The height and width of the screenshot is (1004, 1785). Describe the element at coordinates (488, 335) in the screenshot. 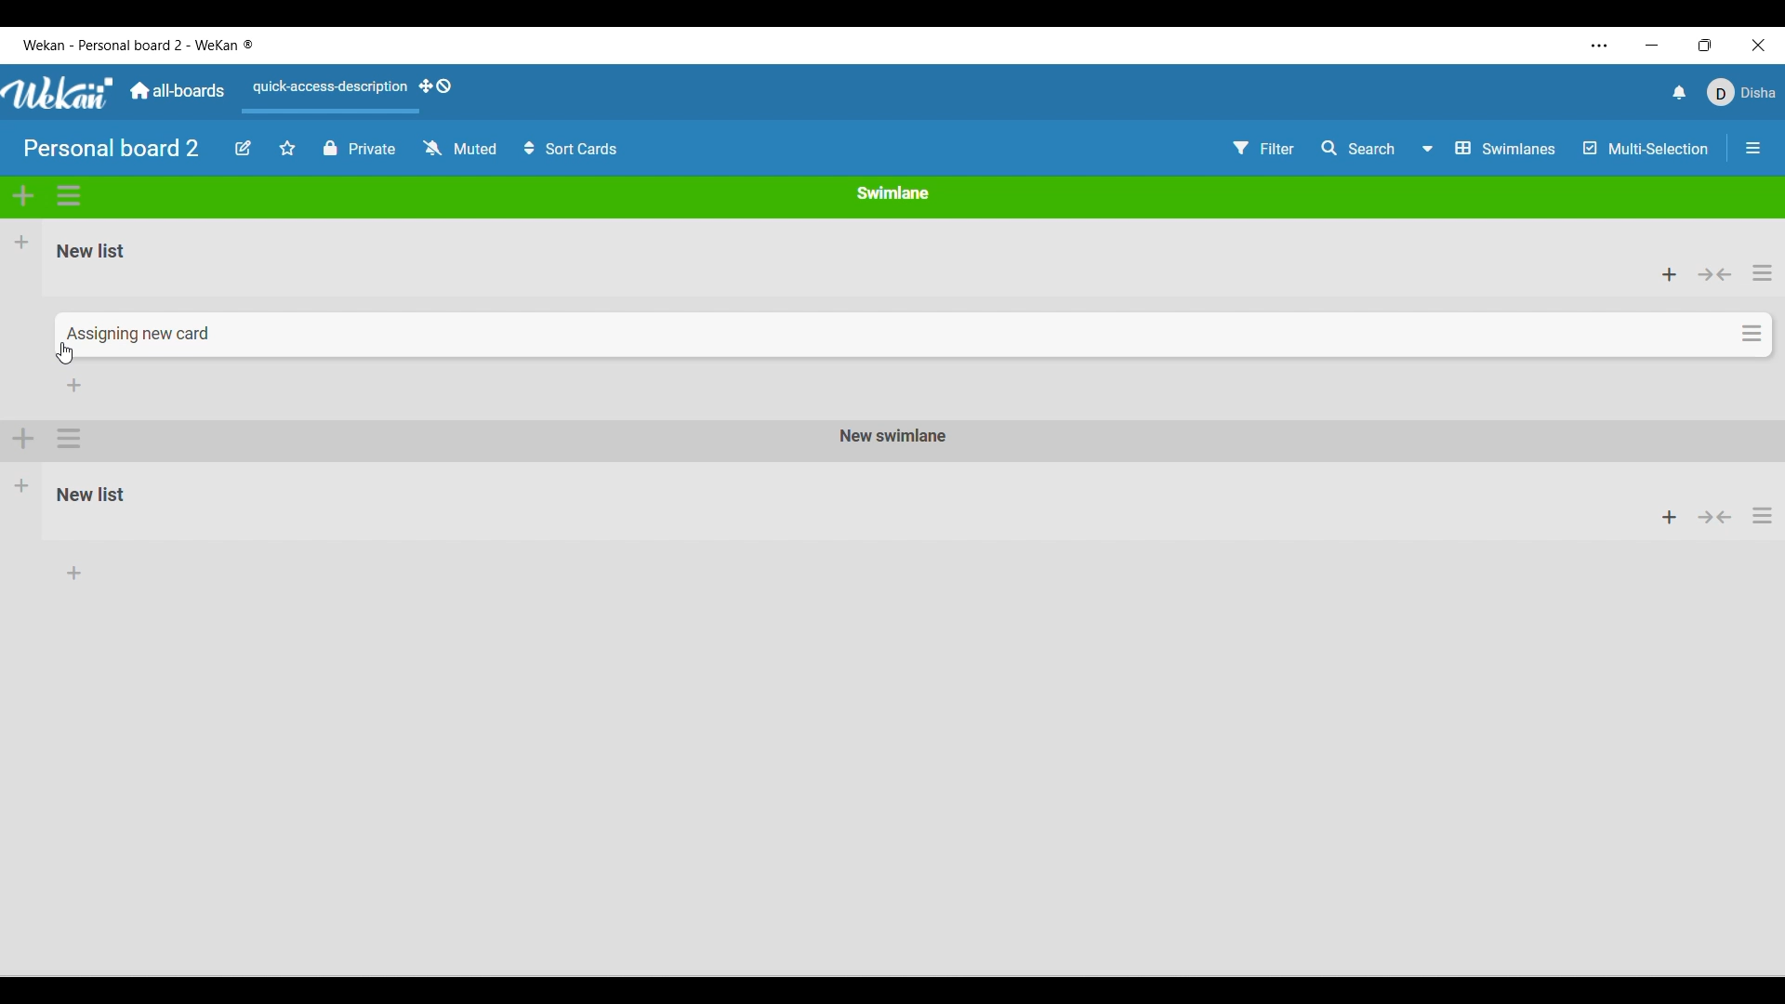

I see `Cursor on Current card` at that location.